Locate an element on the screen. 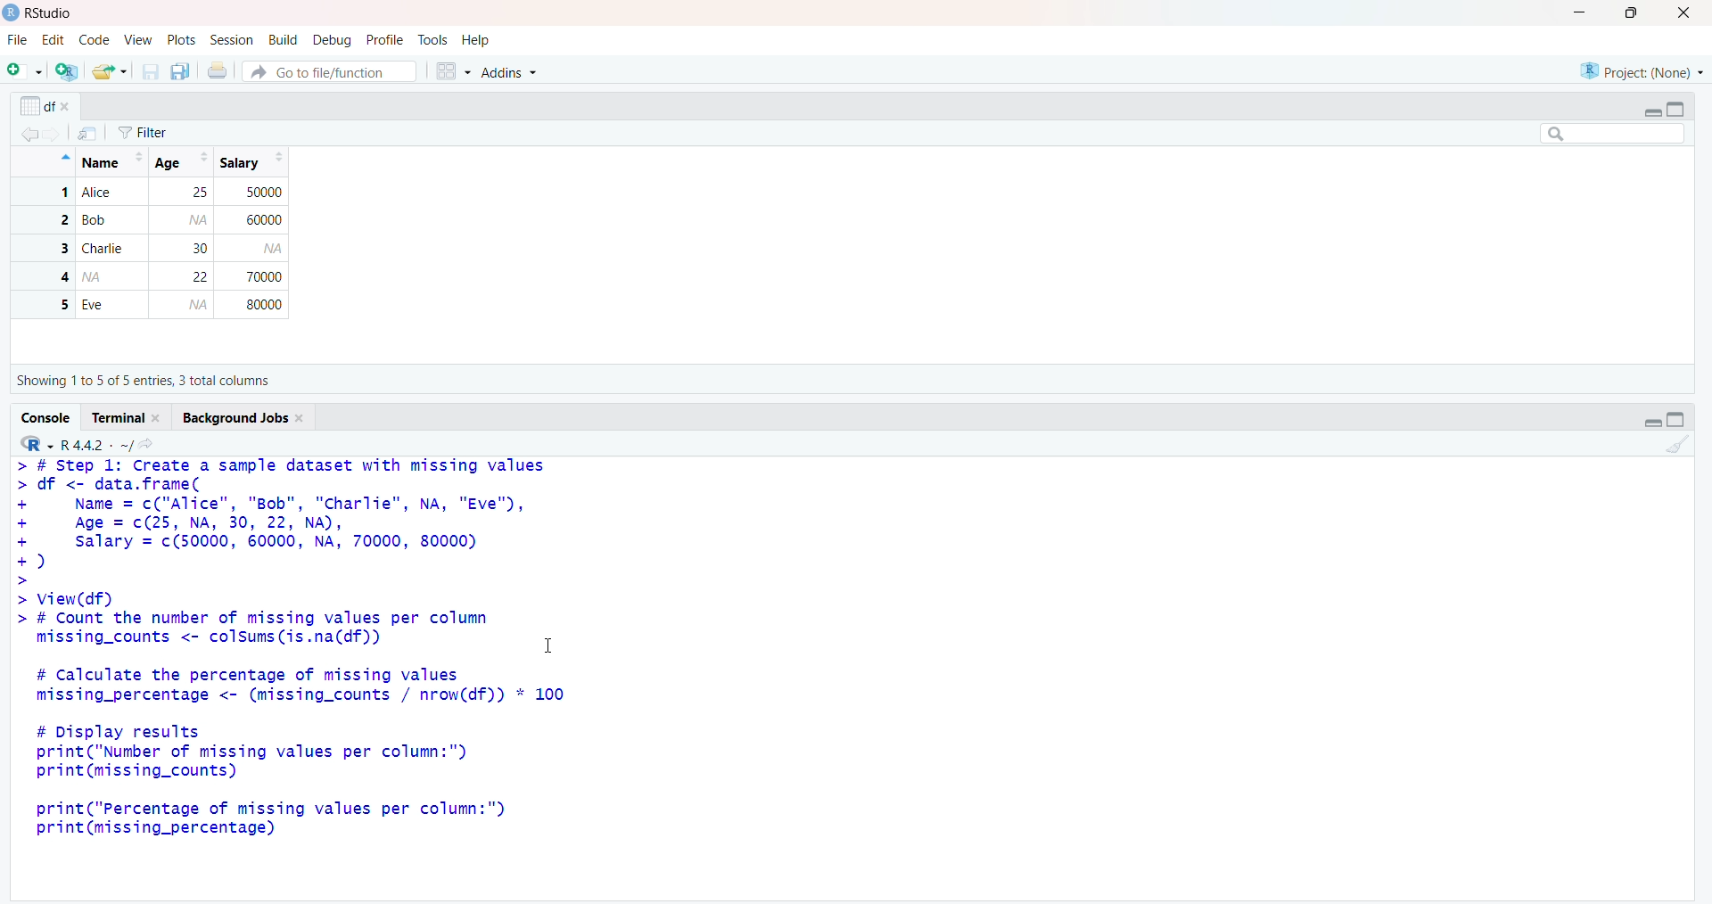 The image size is (1712, 904). Age is located at coordinates (181, 161).